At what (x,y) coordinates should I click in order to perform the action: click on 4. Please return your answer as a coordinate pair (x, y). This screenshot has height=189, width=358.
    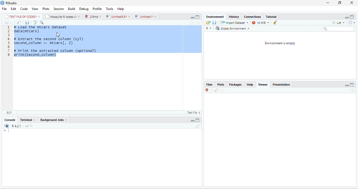
    Looking at the image, I should click on (8, 39).